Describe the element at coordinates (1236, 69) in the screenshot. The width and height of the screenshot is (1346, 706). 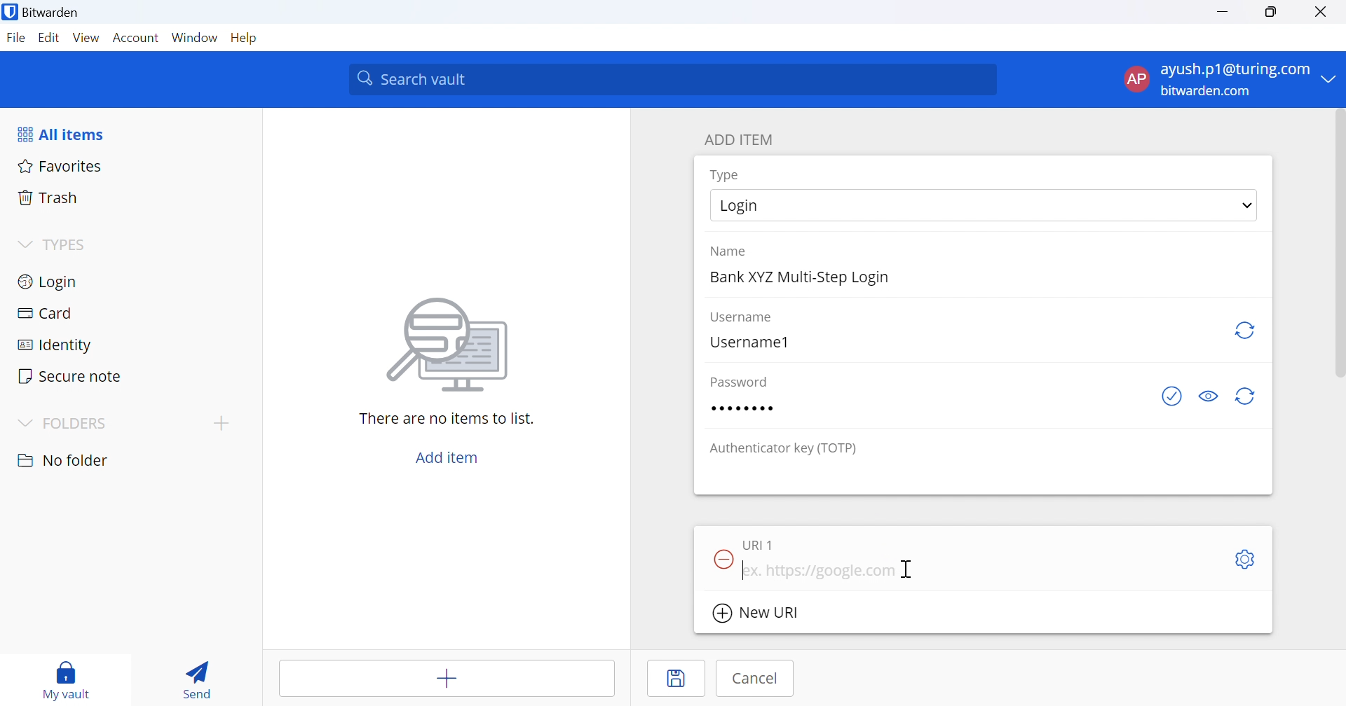
I see `ayush.p1@turing.com` at that location.